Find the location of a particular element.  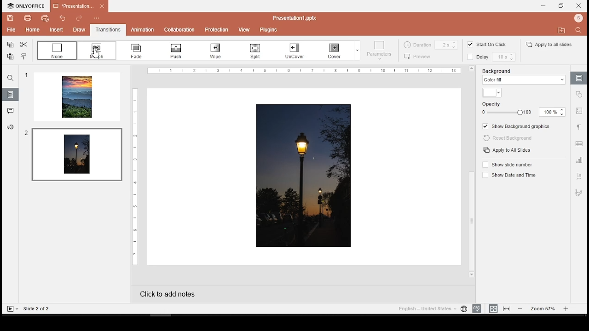

play is located at coordinates (12, 309).